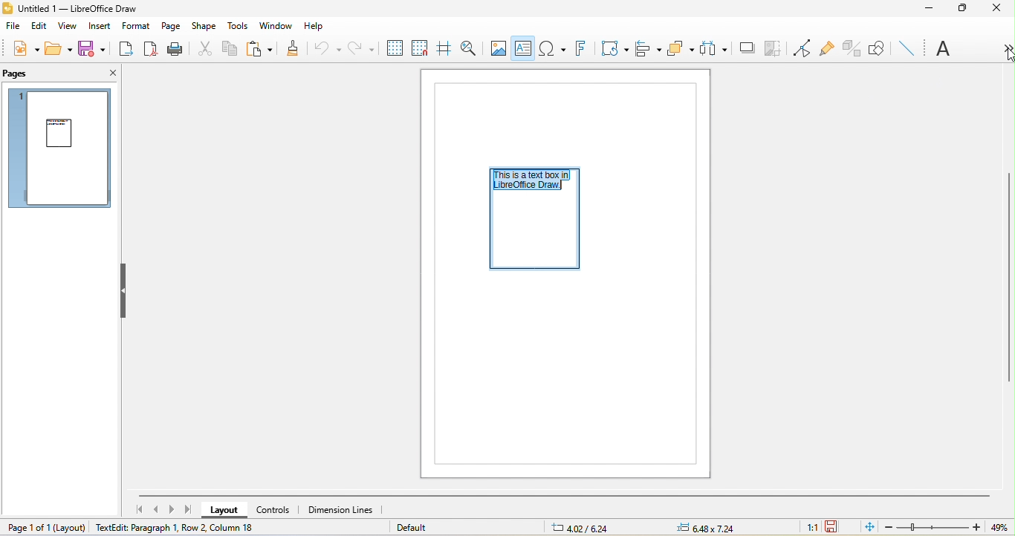 This screenshot has width=1015, height=536. What do you see at coordinates (680, 48) in the screenshot?
I see `arrange` at bounding box center [680, 48].